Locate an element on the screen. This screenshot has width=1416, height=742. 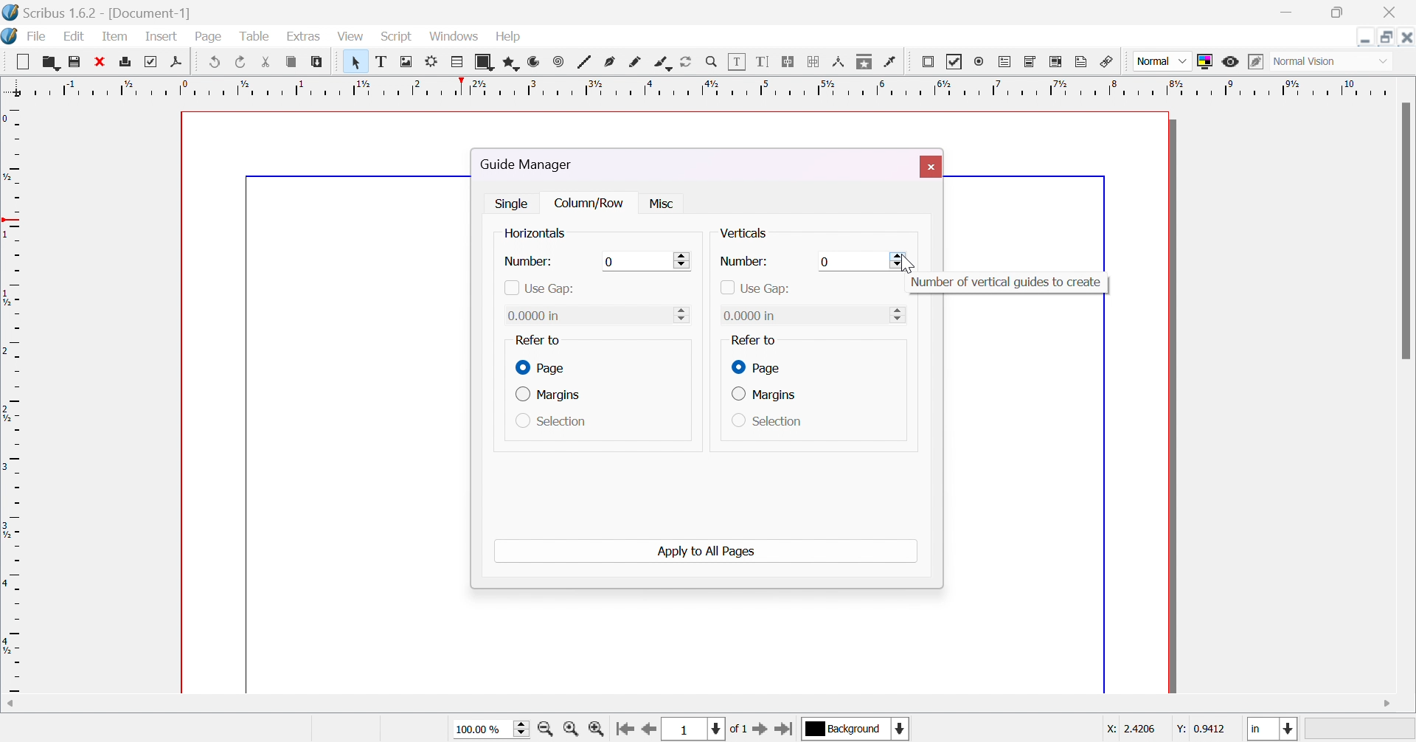
slider is located at coordinates (684, 259).